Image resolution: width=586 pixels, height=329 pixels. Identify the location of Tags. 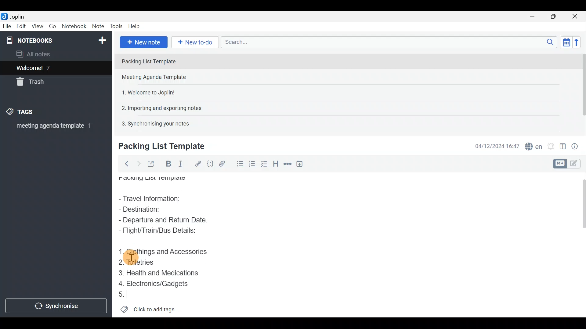
(30, 113).